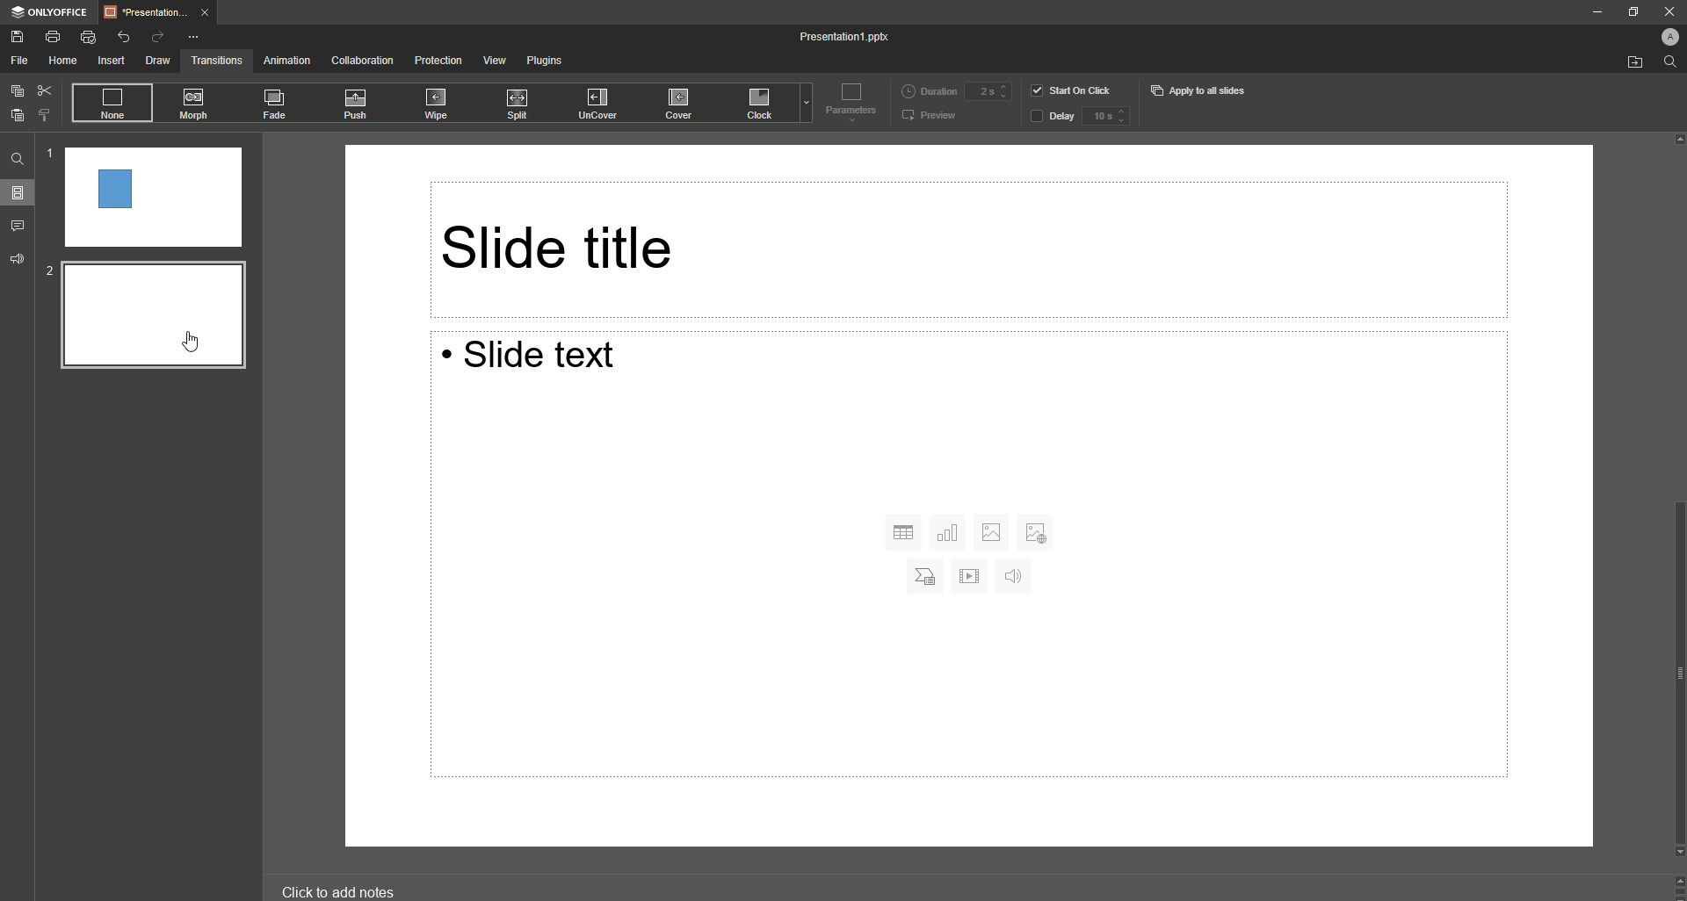 The height and width of the screenshot is (901, 1687). I want to click on scroll bar, so click(1676, 668).